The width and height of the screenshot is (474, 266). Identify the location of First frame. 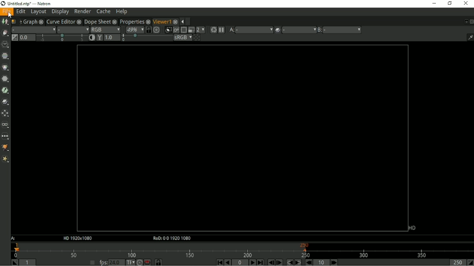
(218, 262).